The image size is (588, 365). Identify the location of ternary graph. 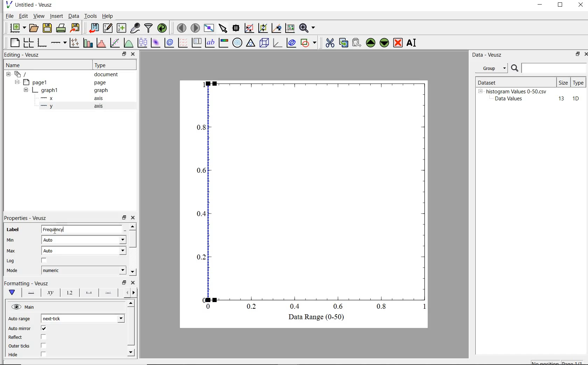
(251, 43).